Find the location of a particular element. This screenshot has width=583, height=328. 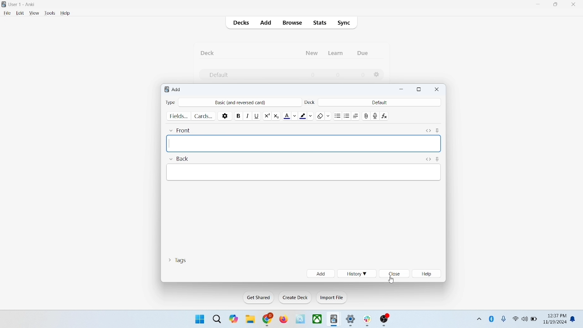

chrome is located at coordinates (268, 319).